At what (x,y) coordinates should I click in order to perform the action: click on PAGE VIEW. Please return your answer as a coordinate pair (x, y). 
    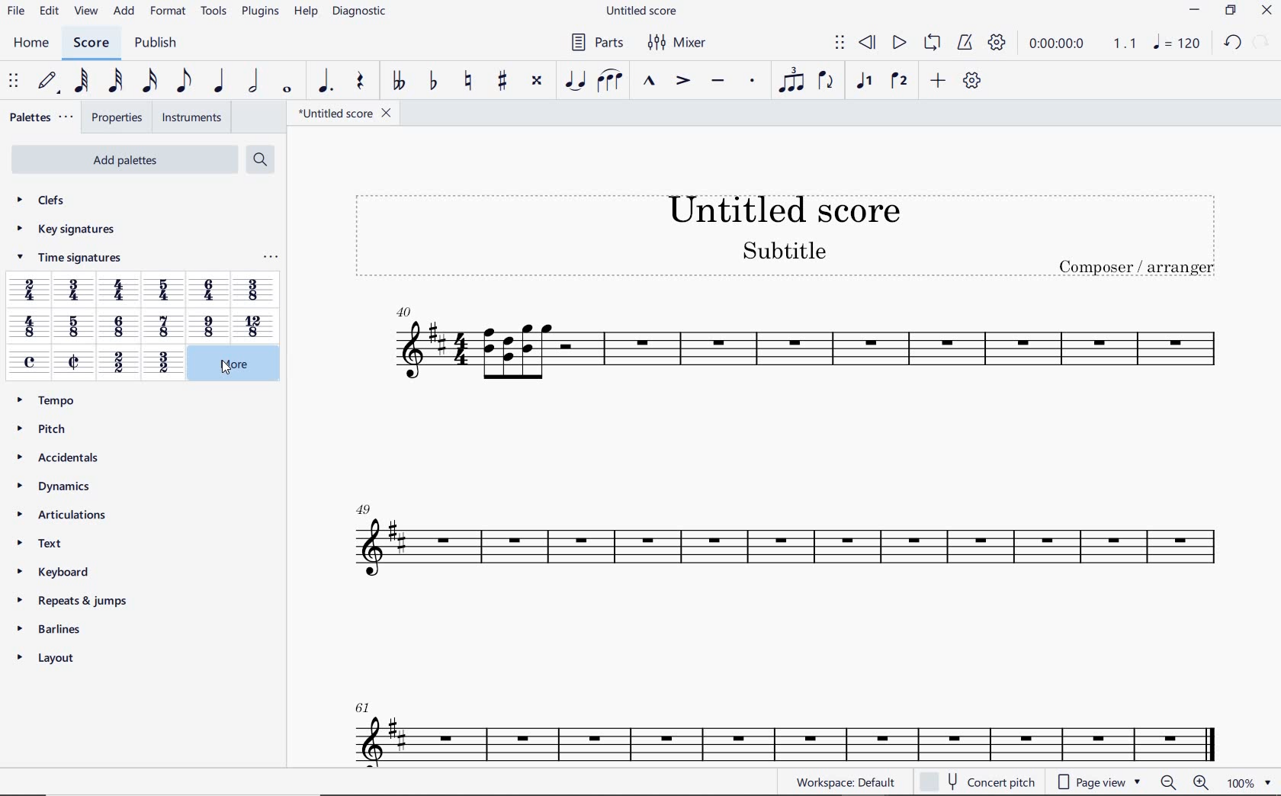
    Looking at the image, I should click on (1096, 783).